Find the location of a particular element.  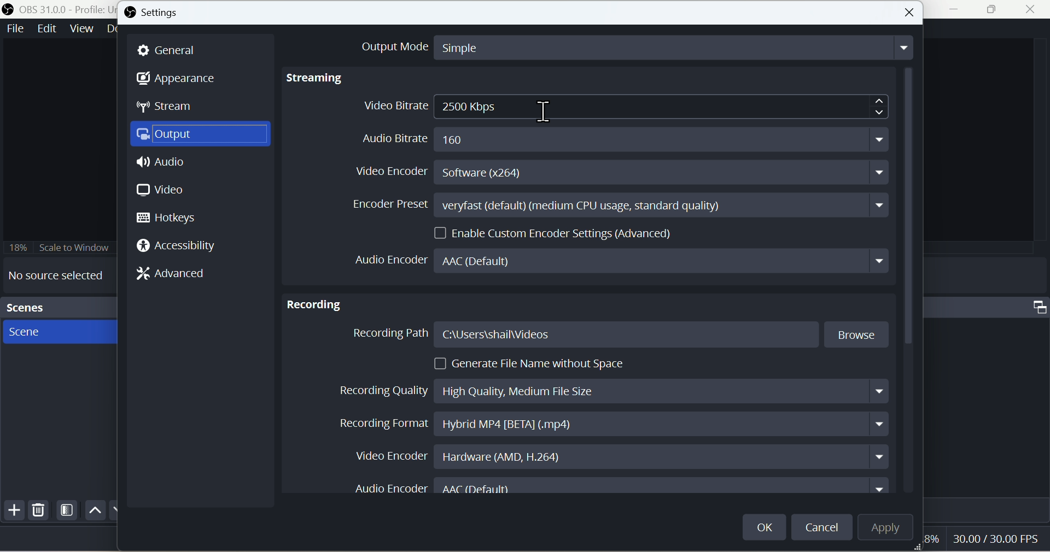

minimise is located at coordinates (955, 11).